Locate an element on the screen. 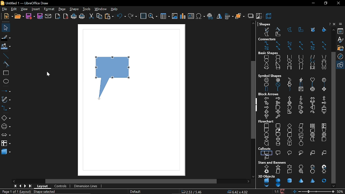 The width and height of the screenshot is (345, 194). display is located at coordinates (301, 144).